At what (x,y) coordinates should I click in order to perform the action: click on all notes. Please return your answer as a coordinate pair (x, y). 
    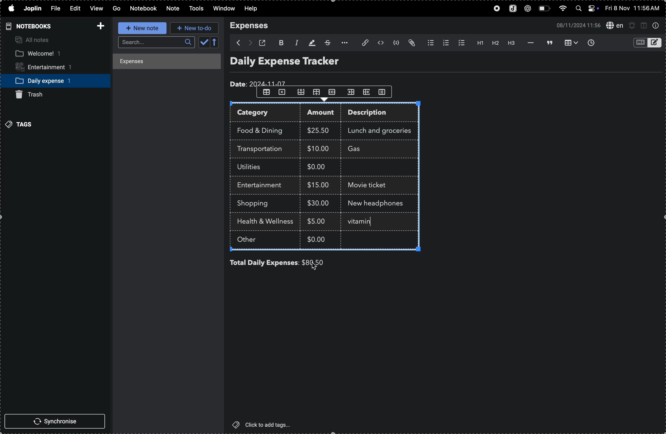
    Looking at the image, I should click on (34, 40).